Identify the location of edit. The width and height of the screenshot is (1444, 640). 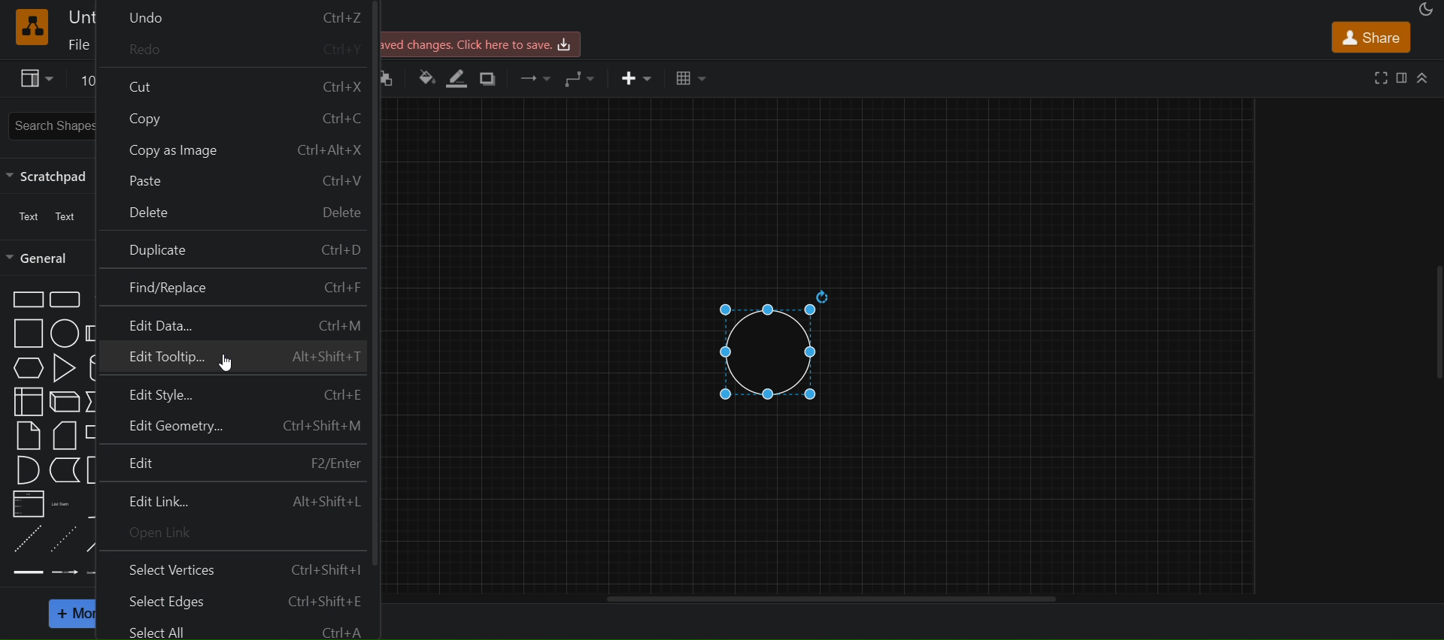
(232, 462).